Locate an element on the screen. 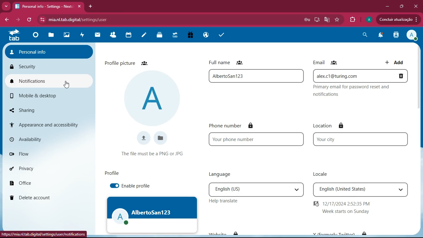  tasks is located at coordinates (221, 34).